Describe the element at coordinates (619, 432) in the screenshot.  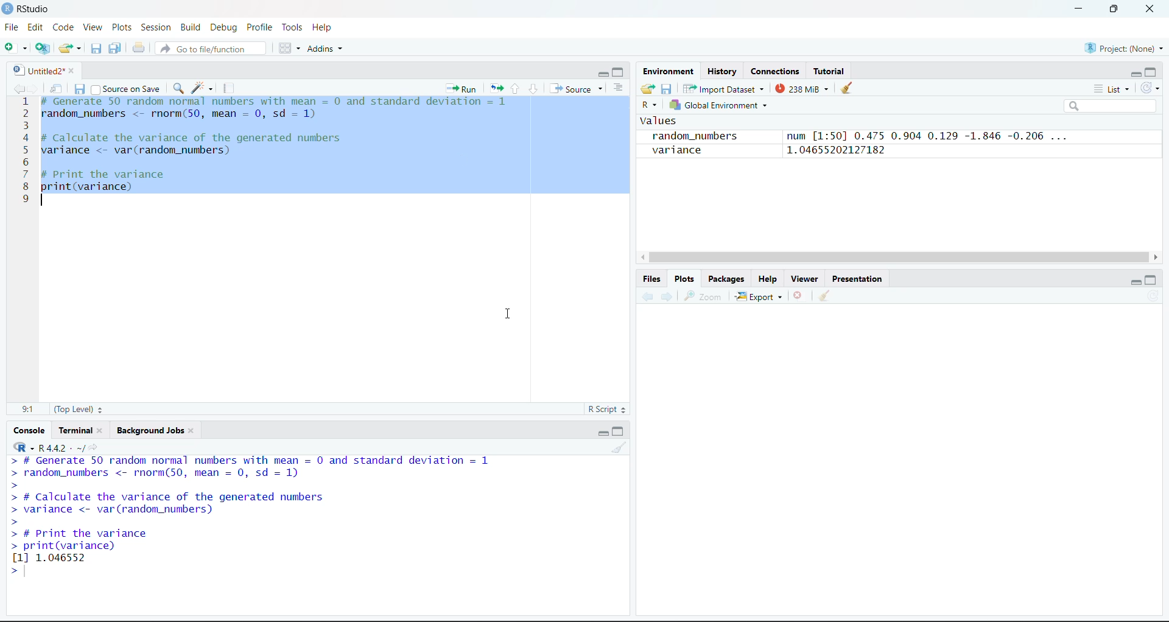
I see `maximize` at that location.